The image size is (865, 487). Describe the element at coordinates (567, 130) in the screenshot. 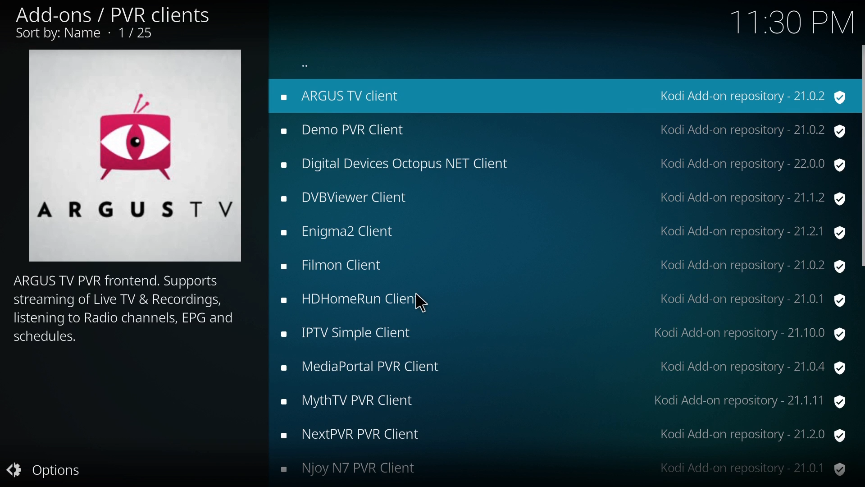

I see `Demo PVR Client Kodi Add-on repository - 21.0.2` at that location.